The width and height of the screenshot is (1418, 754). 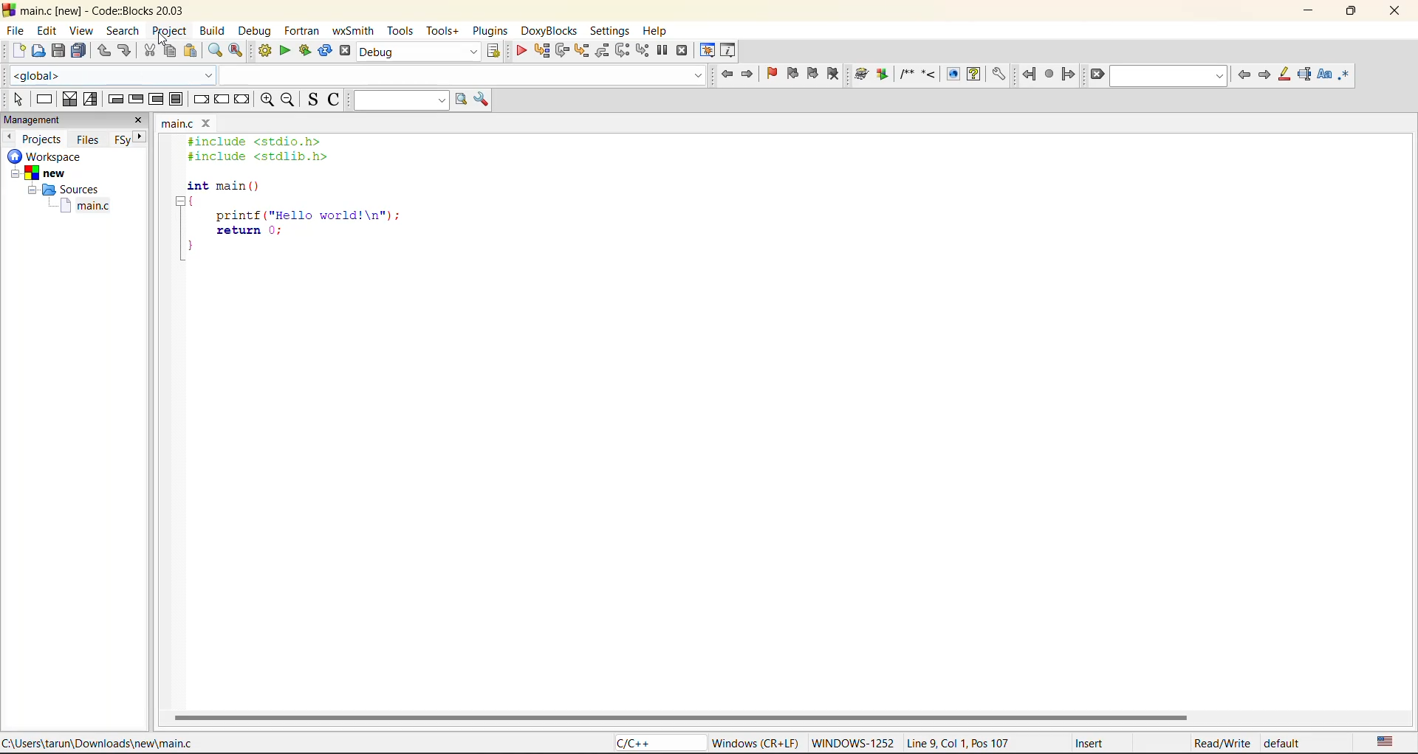 I want to click on instruction, so click(x=44, y=99).